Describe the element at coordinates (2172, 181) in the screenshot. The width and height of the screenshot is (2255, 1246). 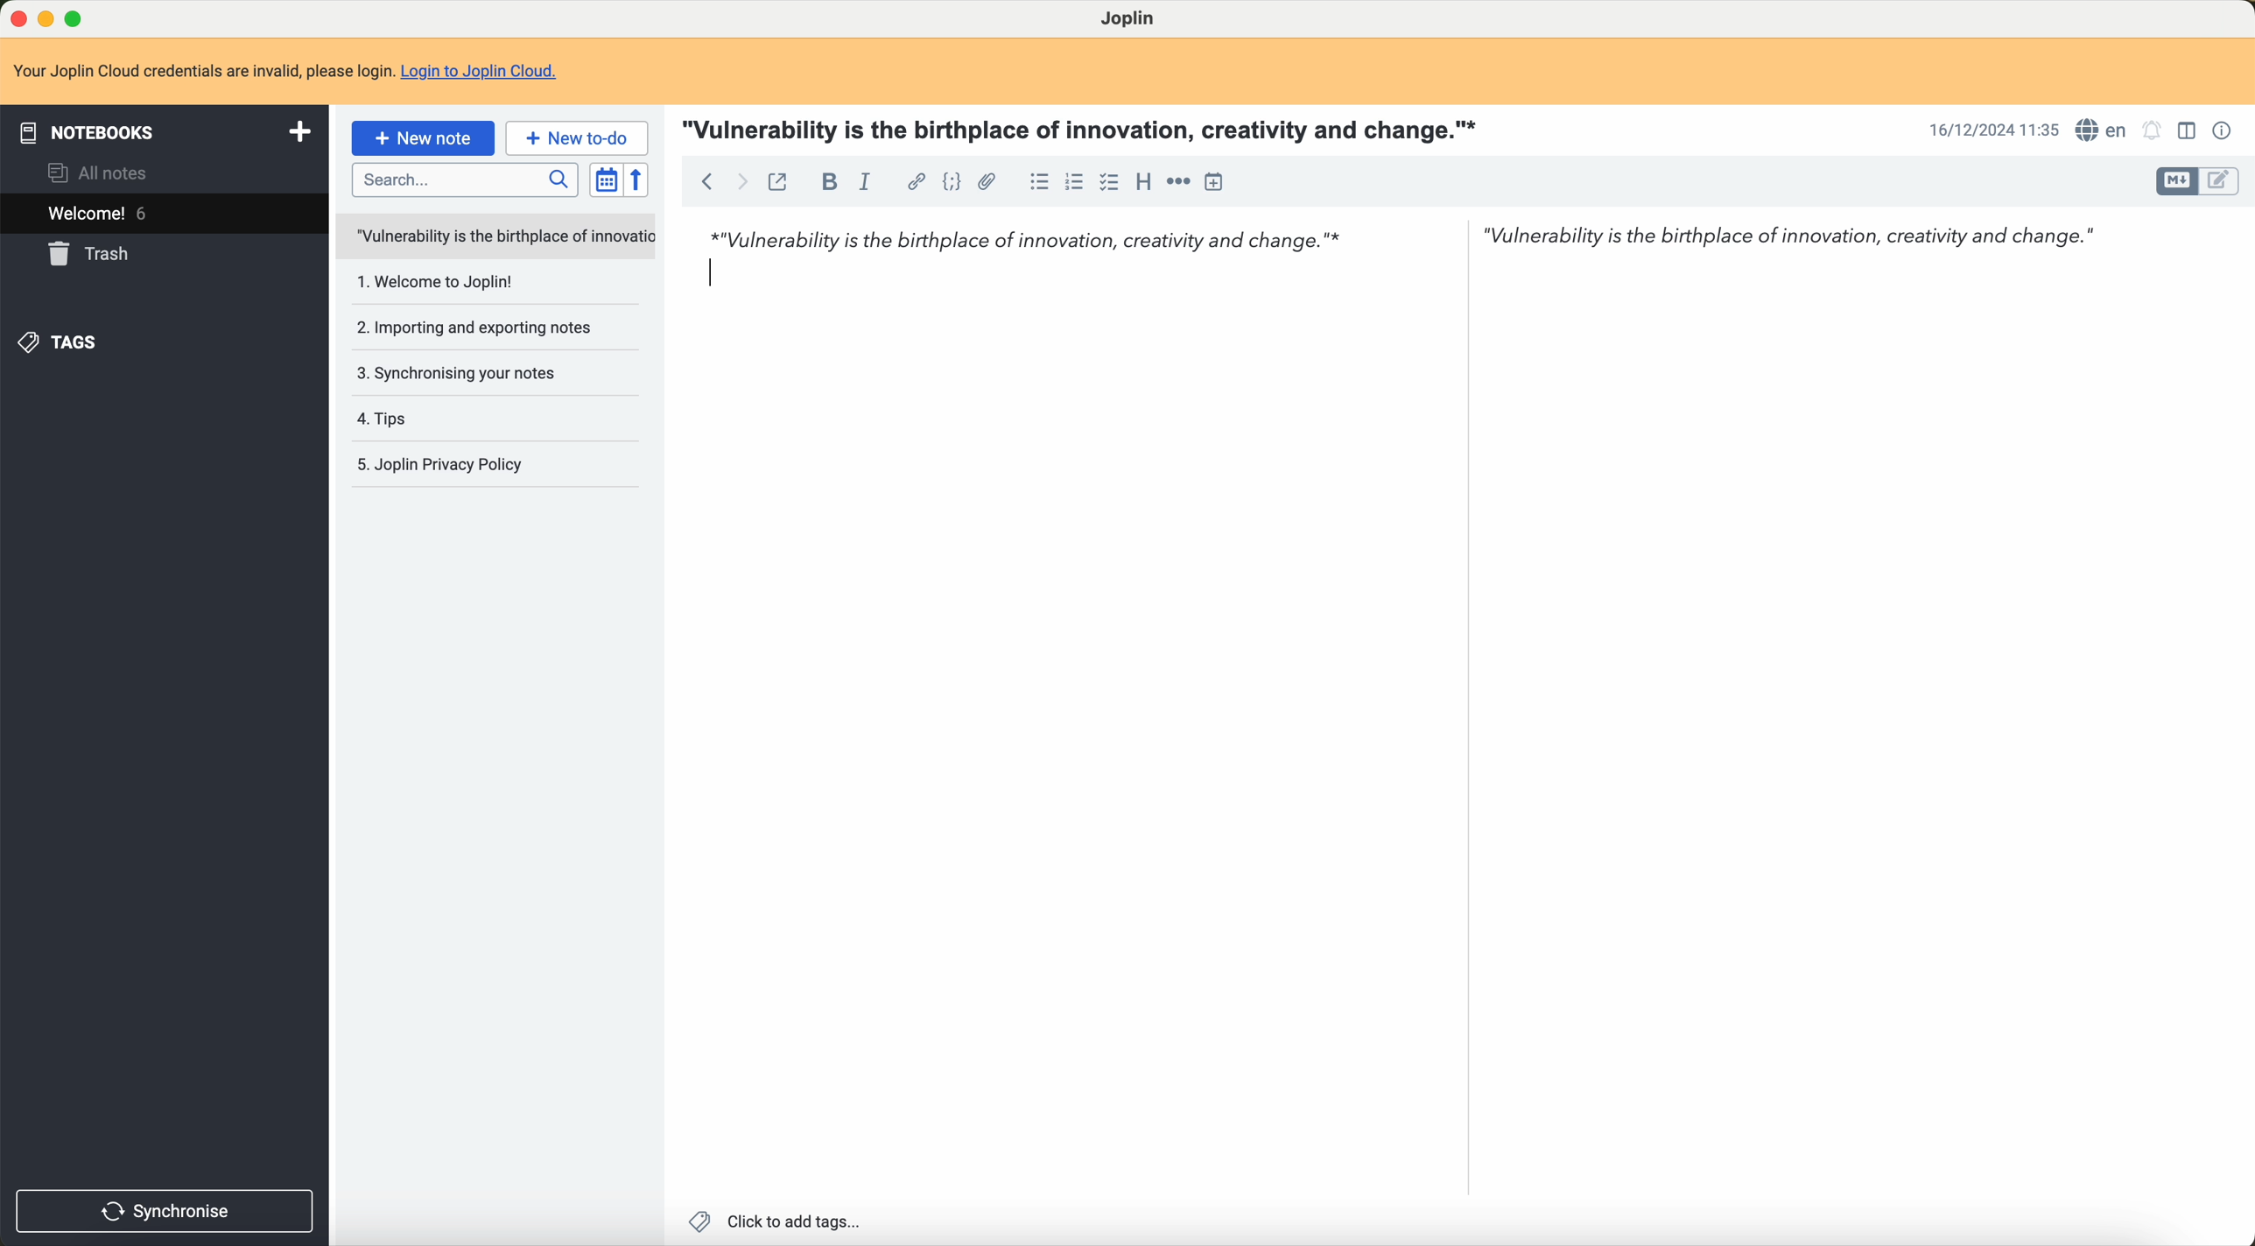
I see `toggle editor` at that location.